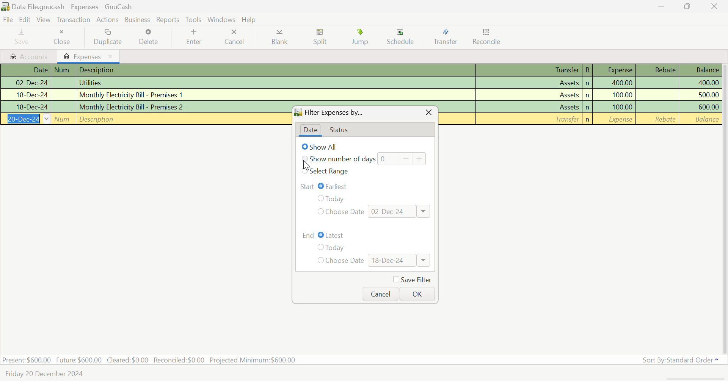 The width and height of the screenshot is (728, 381). Describe the element at coordinates (79, 360) in the screenshot. I see `Future` at that location.